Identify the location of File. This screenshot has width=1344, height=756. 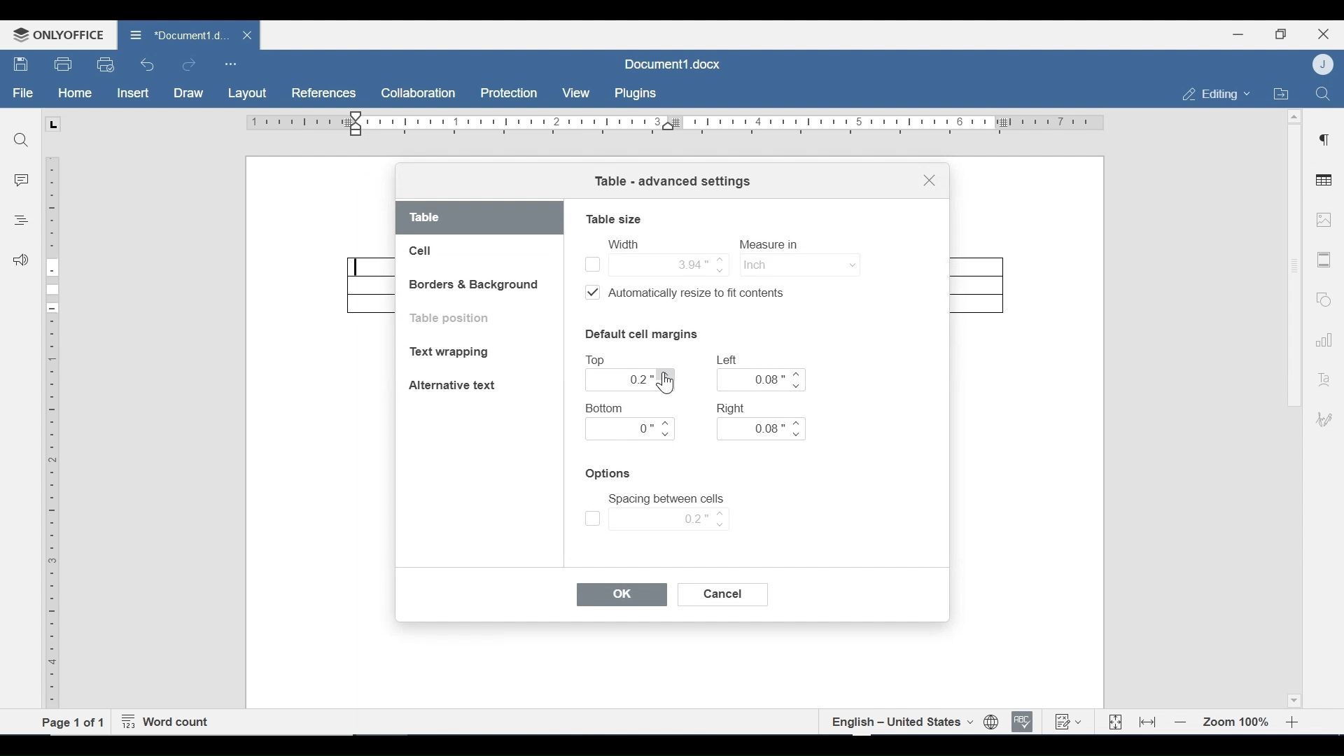
(24, 93).